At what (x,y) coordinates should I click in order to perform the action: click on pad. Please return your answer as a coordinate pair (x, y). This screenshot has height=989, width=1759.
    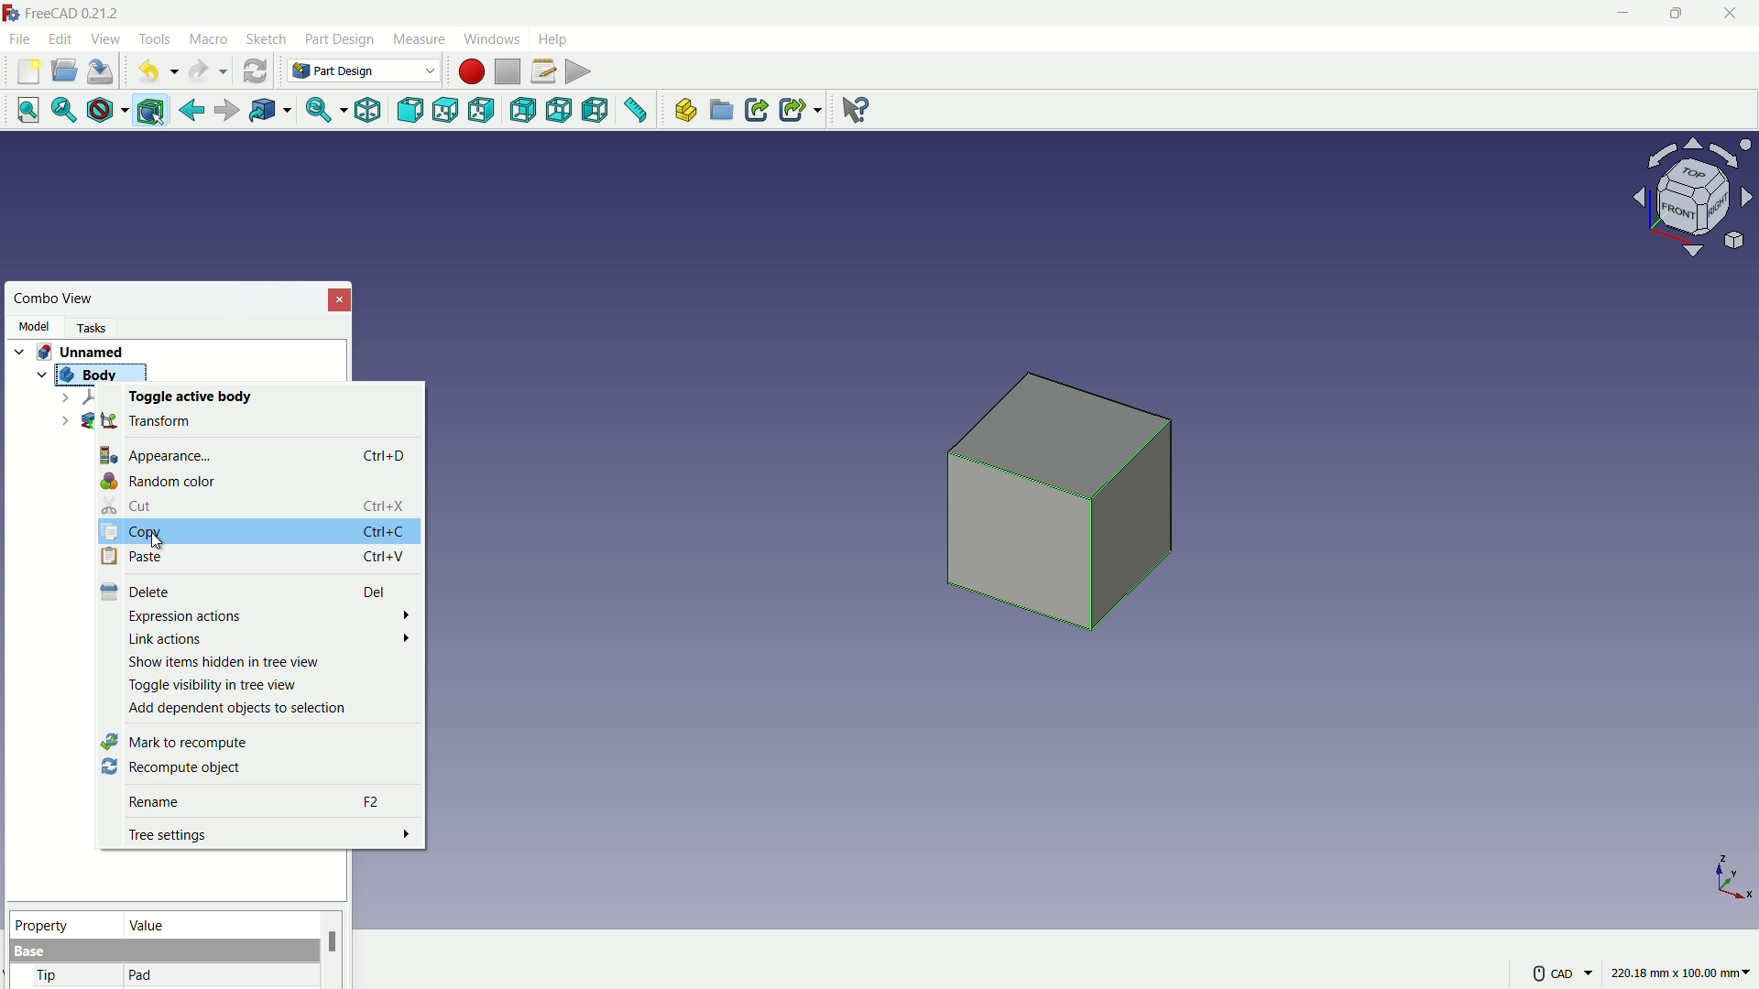
    Looking at the image, I should click on (141, 976).